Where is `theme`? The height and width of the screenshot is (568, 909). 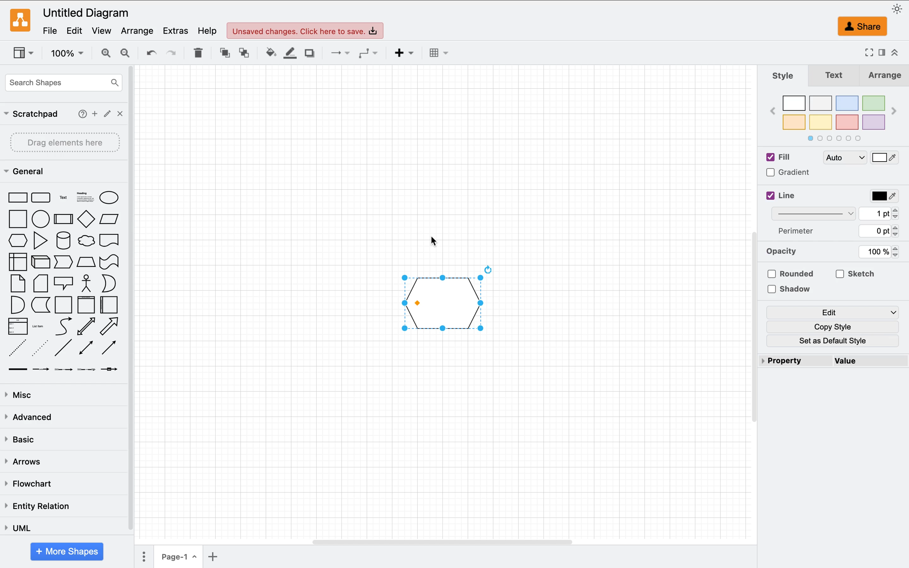
theme is located at coordinates (898, 9).